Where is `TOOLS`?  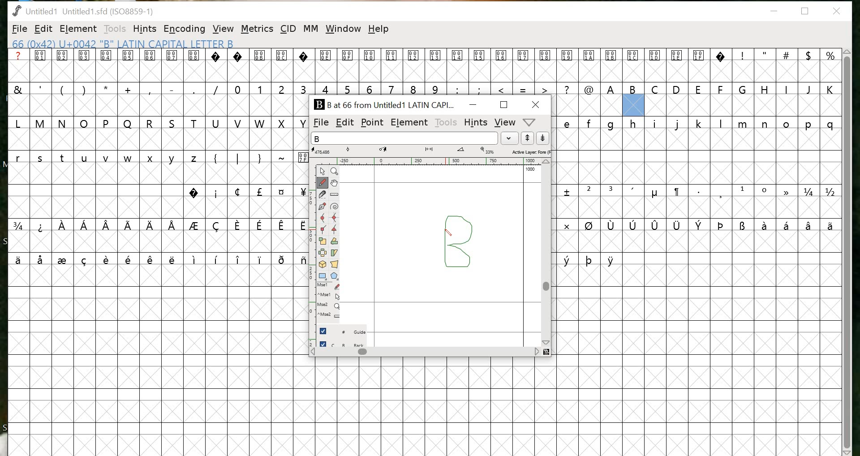
TOOLS is located at coordinates (114, 30).